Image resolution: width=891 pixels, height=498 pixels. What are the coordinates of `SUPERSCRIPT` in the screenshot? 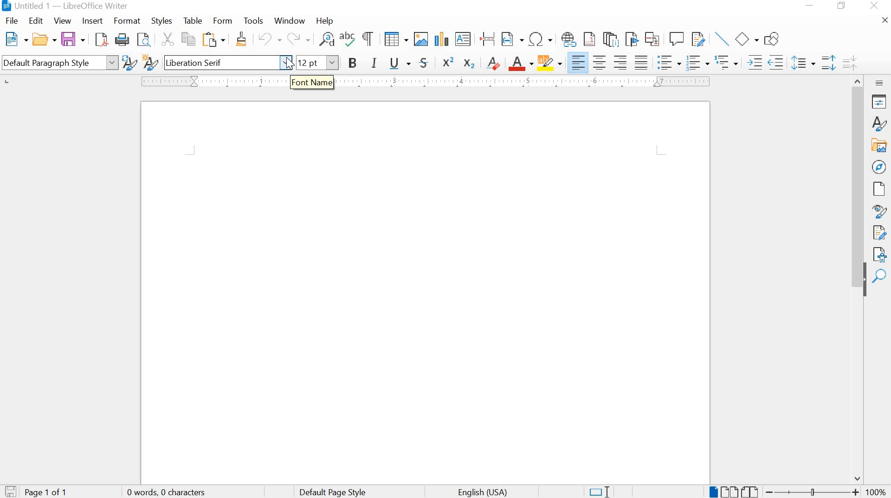 It's located at (448, 62).